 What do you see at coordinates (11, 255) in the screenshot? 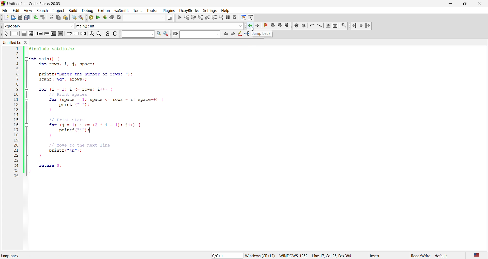
I see `jump back` at bounding box center [11, 255].